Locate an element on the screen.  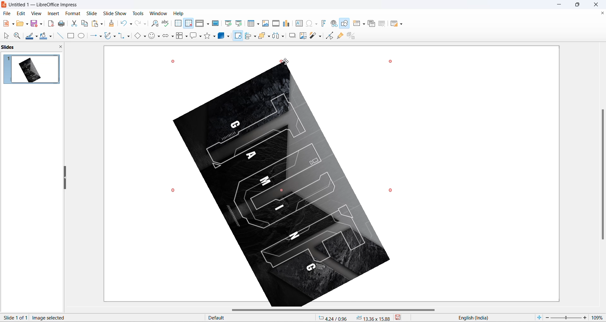
help is located at coordinates (179, 13).